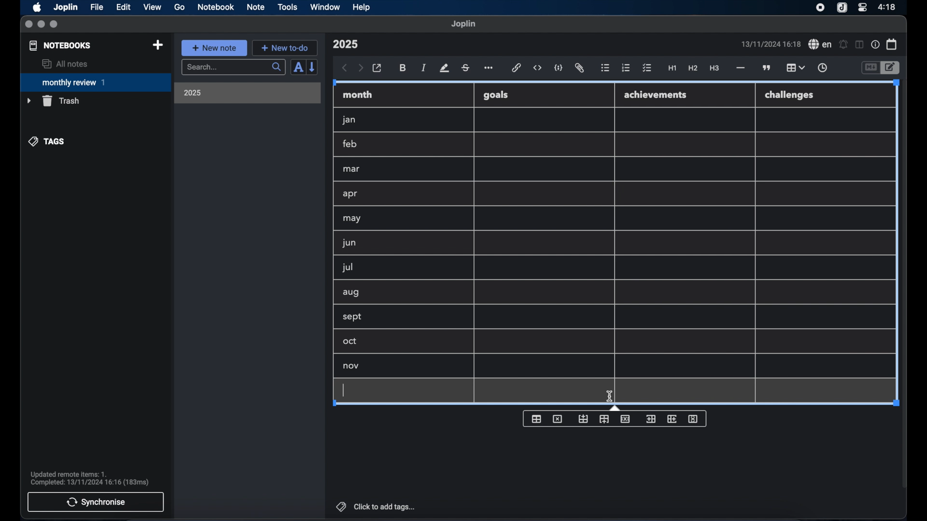  Describe the element at coordinates (90, 479) in the screenshot. I see `sync notification` at that location.